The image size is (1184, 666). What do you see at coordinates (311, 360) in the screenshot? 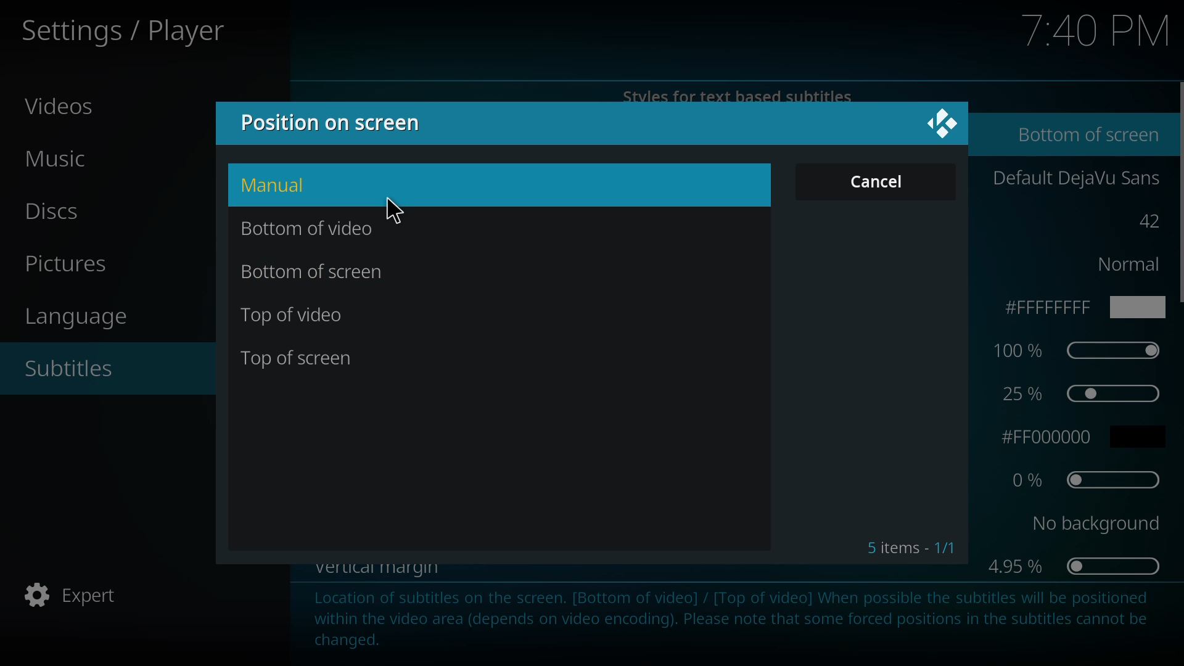
I see `top of screen` at bounding box center [311, 360].